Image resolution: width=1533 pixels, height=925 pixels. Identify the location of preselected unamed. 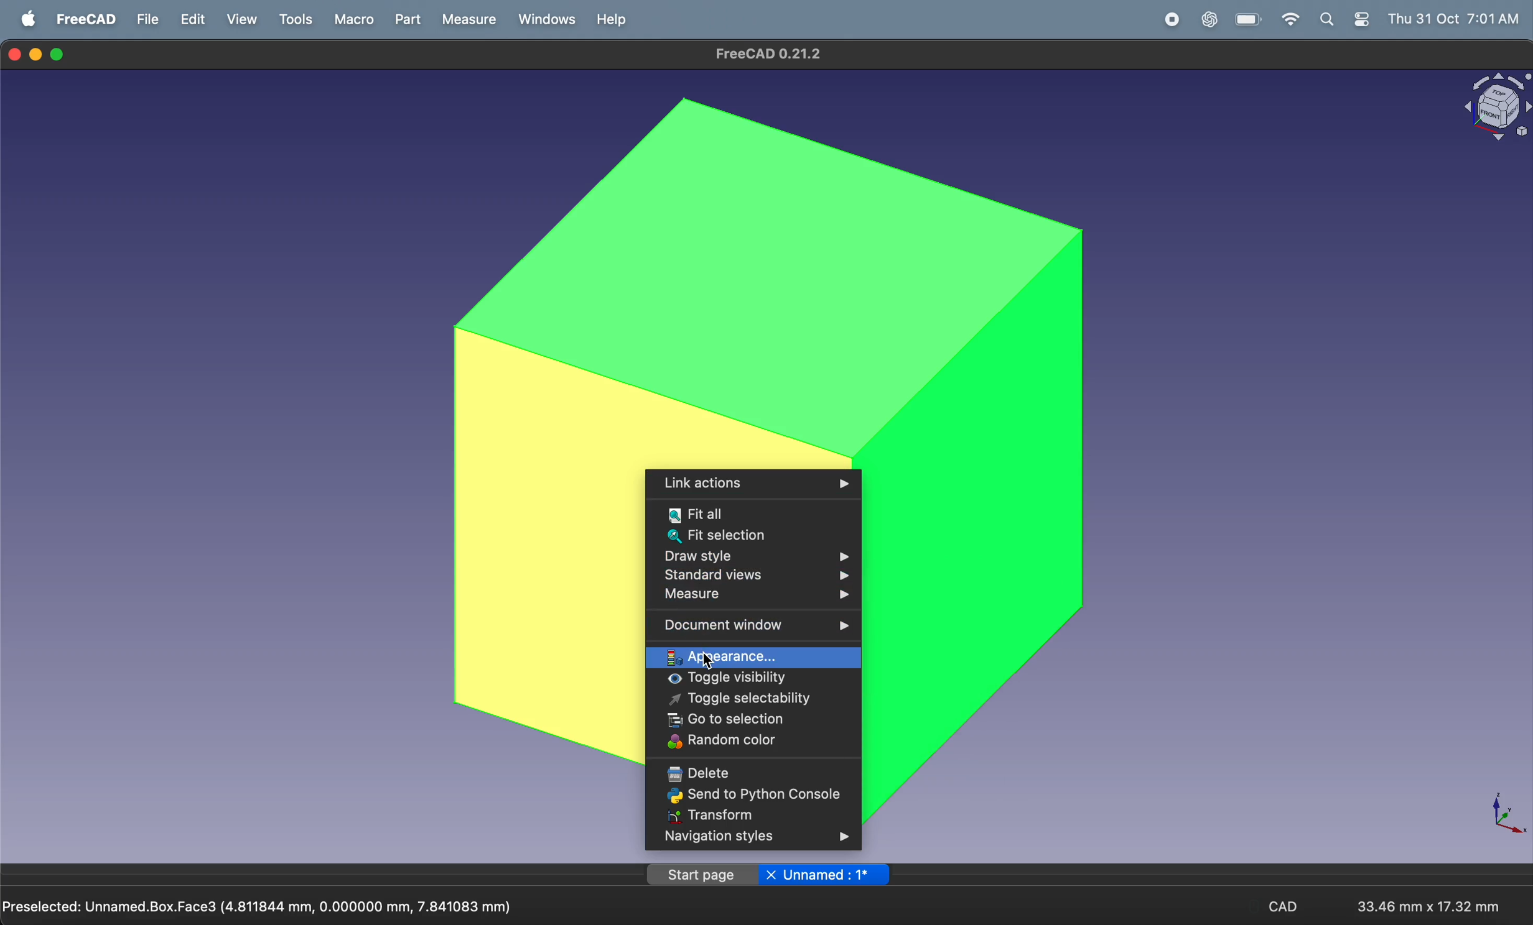
(263, 904).